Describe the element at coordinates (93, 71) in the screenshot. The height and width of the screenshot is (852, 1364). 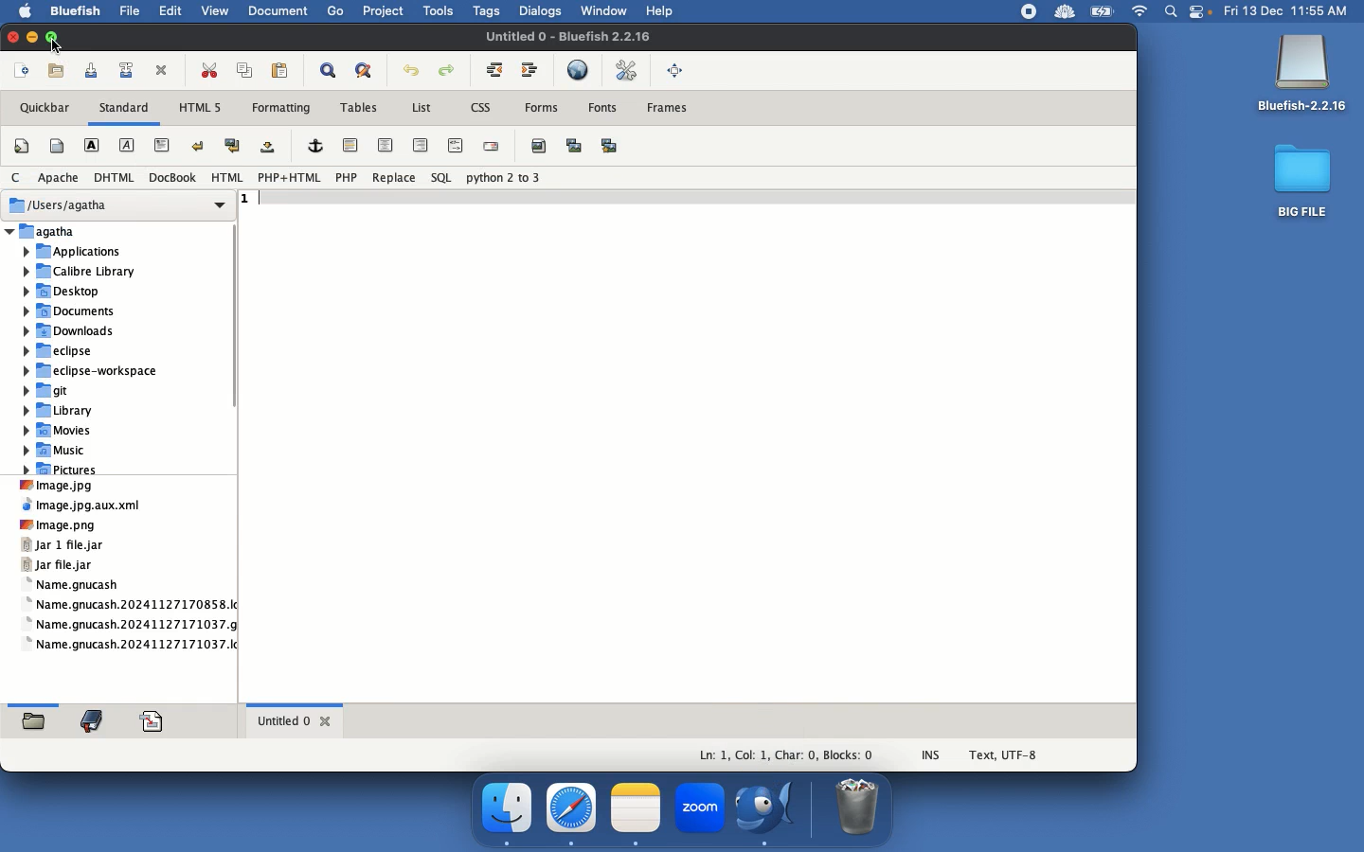
I see `Save current file` at that location.